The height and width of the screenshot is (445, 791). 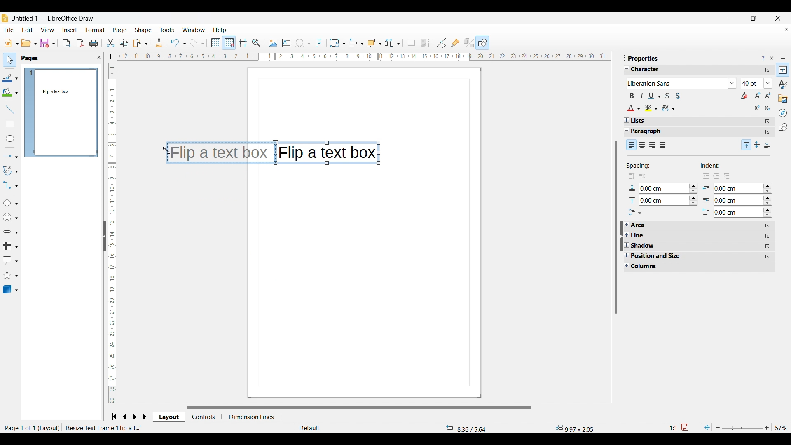 I want to click on Page 1 of 1, so click(x=18, y=428).